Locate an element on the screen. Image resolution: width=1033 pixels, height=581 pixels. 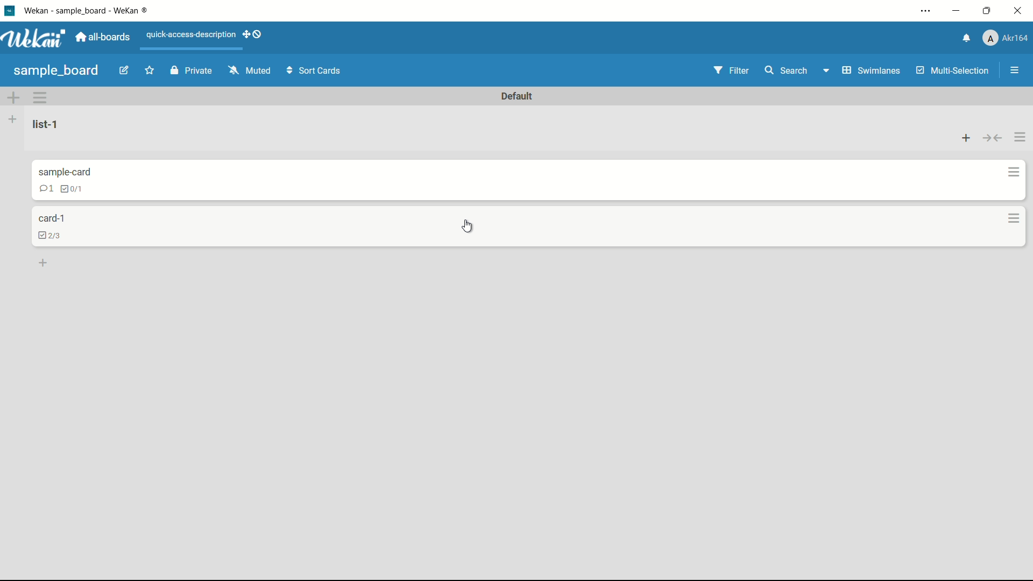
card actions is located at coordinates (1009, 172).